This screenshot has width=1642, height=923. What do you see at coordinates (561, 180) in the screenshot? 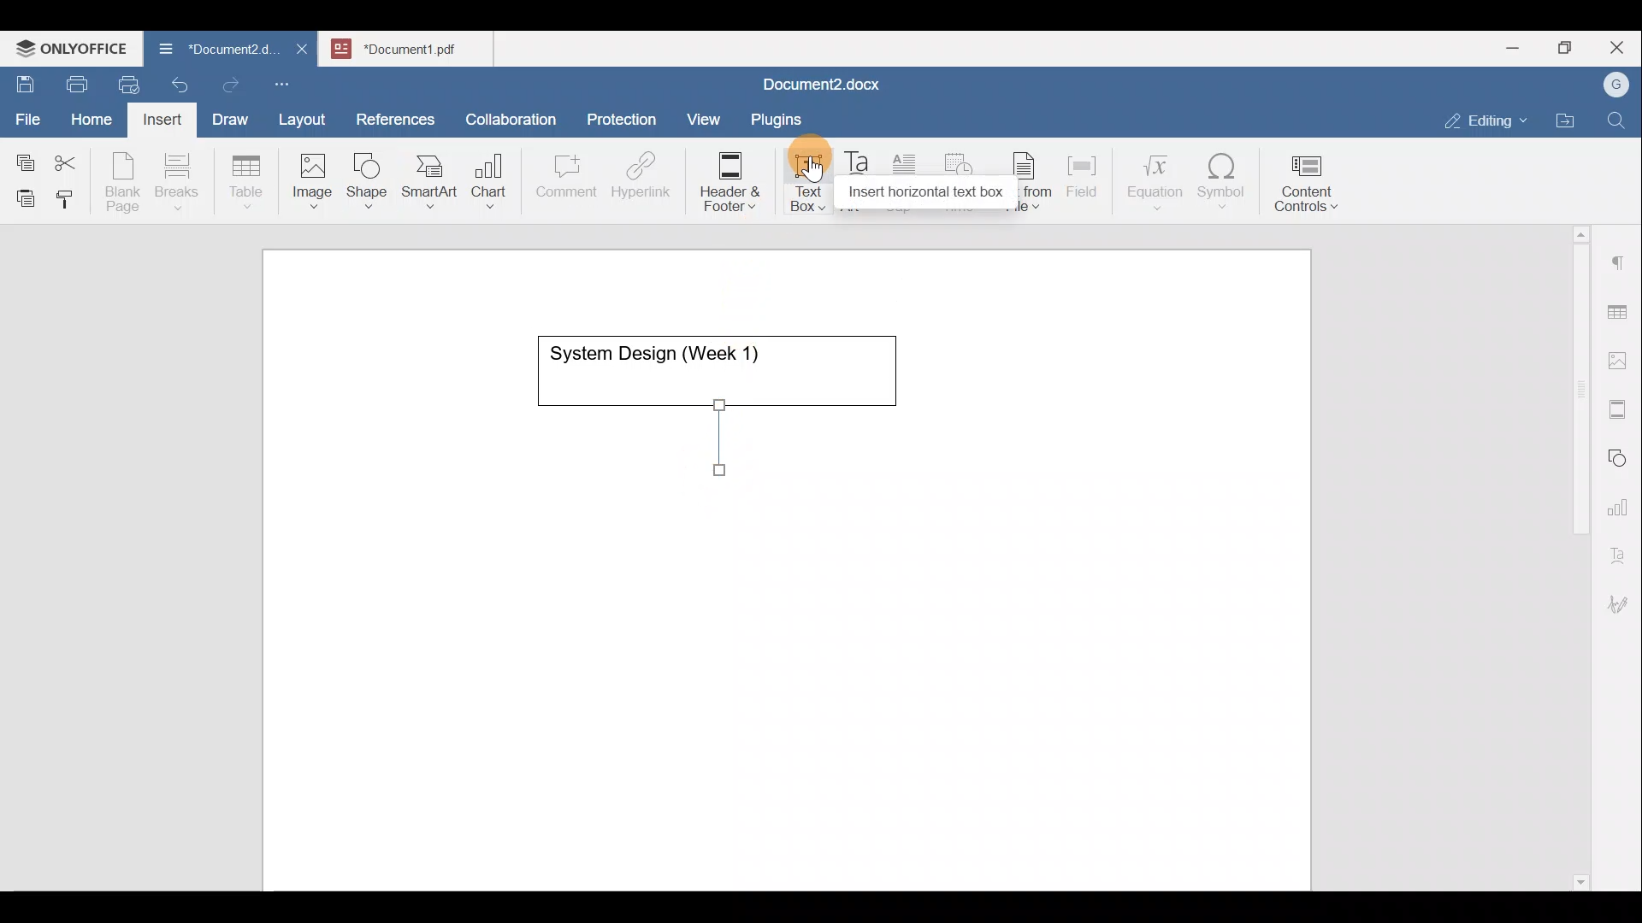
I see `Comment` at bounding box center [561, 180].